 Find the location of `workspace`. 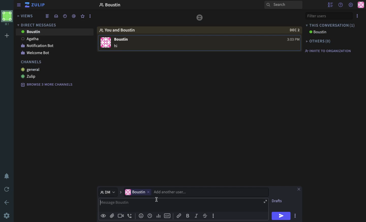

workspace is located at coordinates (7, 18).